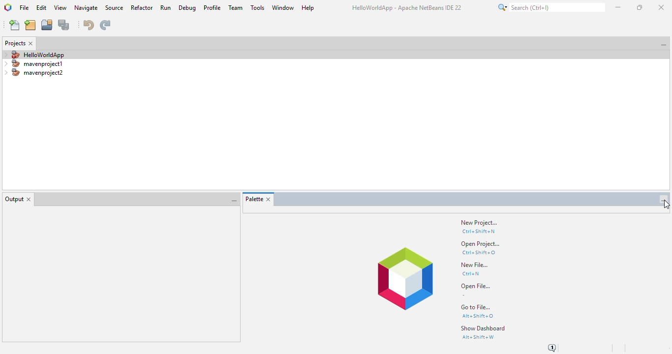 The width and height of the screenshot is (672, 354). What do you see at coordinates (471, 274) in the screenshot?
I see `shortcut for new file` at bounding box center [471, 274].